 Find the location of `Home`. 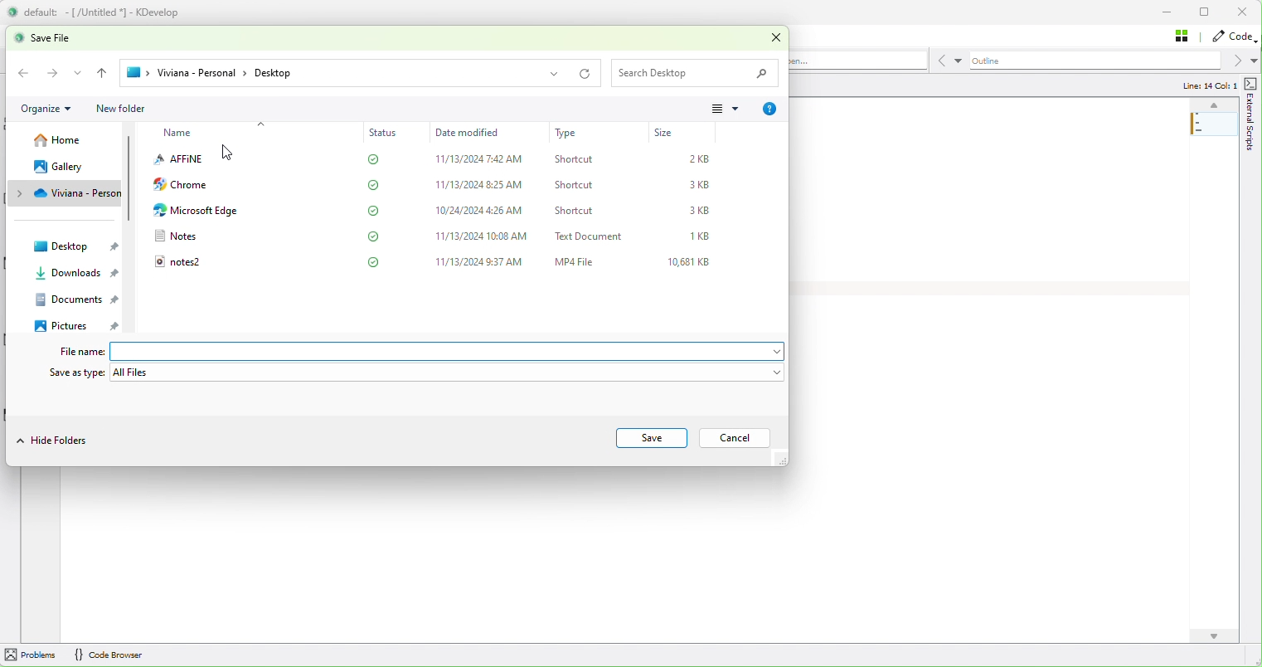

Home is located at coordinates (66, 139).